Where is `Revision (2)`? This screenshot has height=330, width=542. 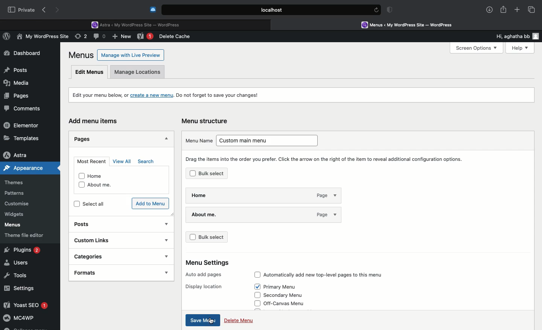
Revision (2) is located at coordinates (80, 37).